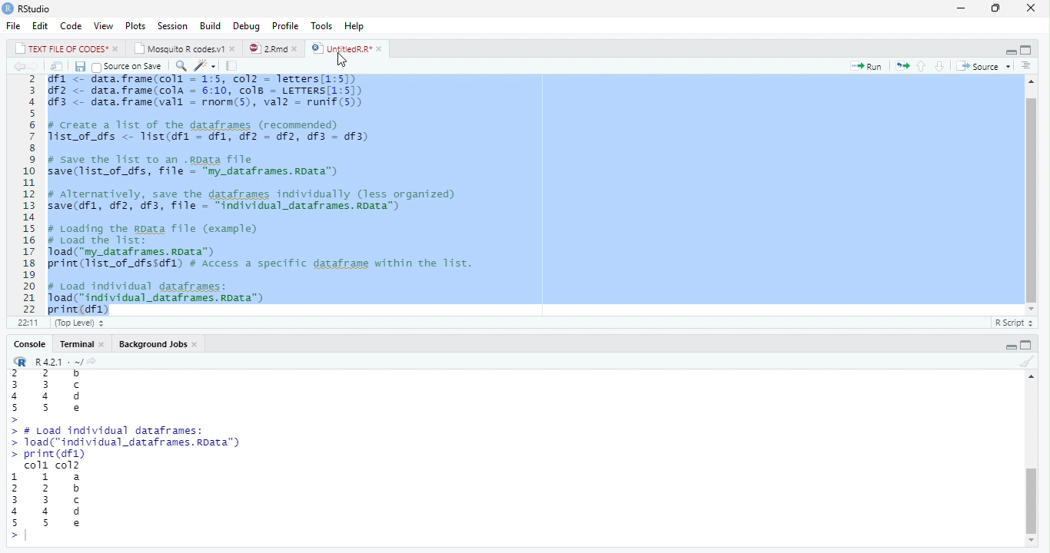 The image size is (1050, 553). I want to click on Mouse Cursor, so click(344, 59).